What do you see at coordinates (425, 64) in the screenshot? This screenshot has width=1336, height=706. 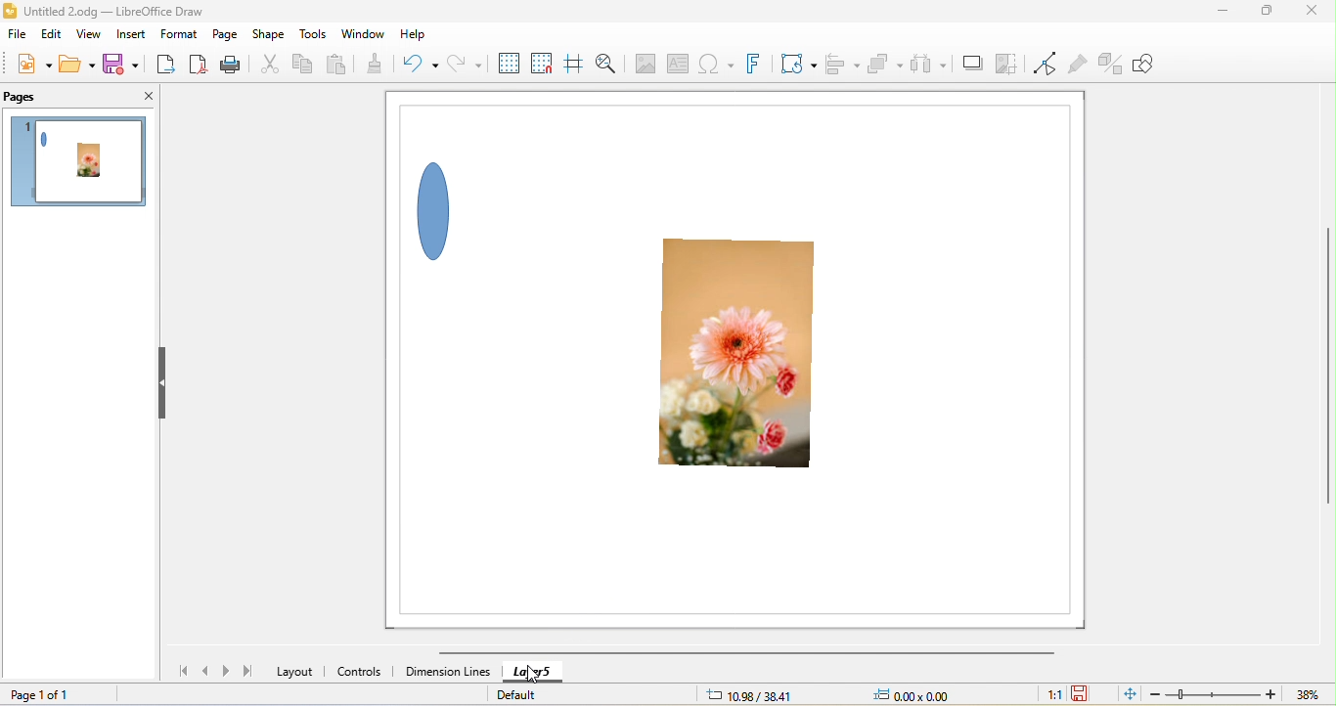 I see `undo` at bounding box center [425, 64].